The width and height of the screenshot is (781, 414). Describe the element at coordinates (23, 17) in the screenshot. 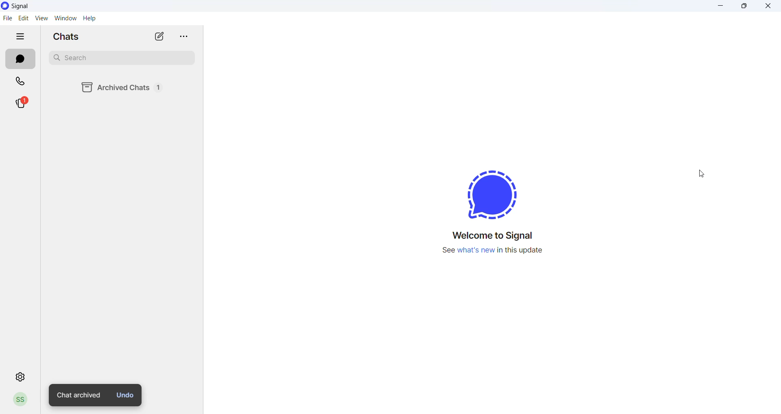

I see `edit` at that location.